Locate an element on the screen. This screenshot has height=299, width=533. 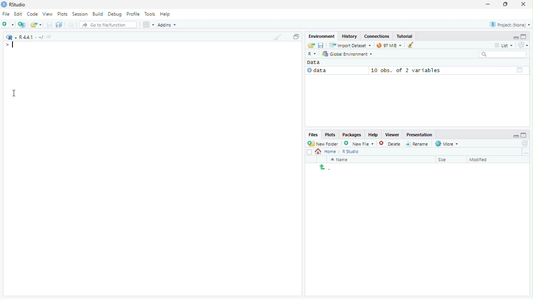
Data is located at coordinates (336, 71).